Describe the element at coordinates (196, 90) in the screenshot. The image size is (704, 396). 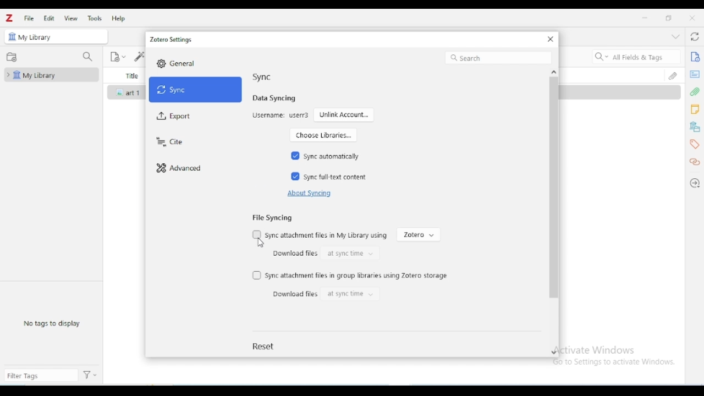
I see `sync` at that location.